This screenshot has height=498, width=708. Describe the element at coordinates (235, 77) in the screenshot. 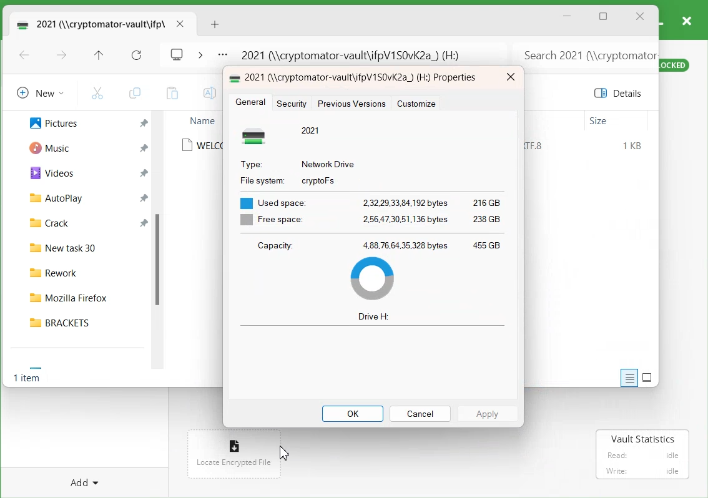

I see `Icon` at that location.